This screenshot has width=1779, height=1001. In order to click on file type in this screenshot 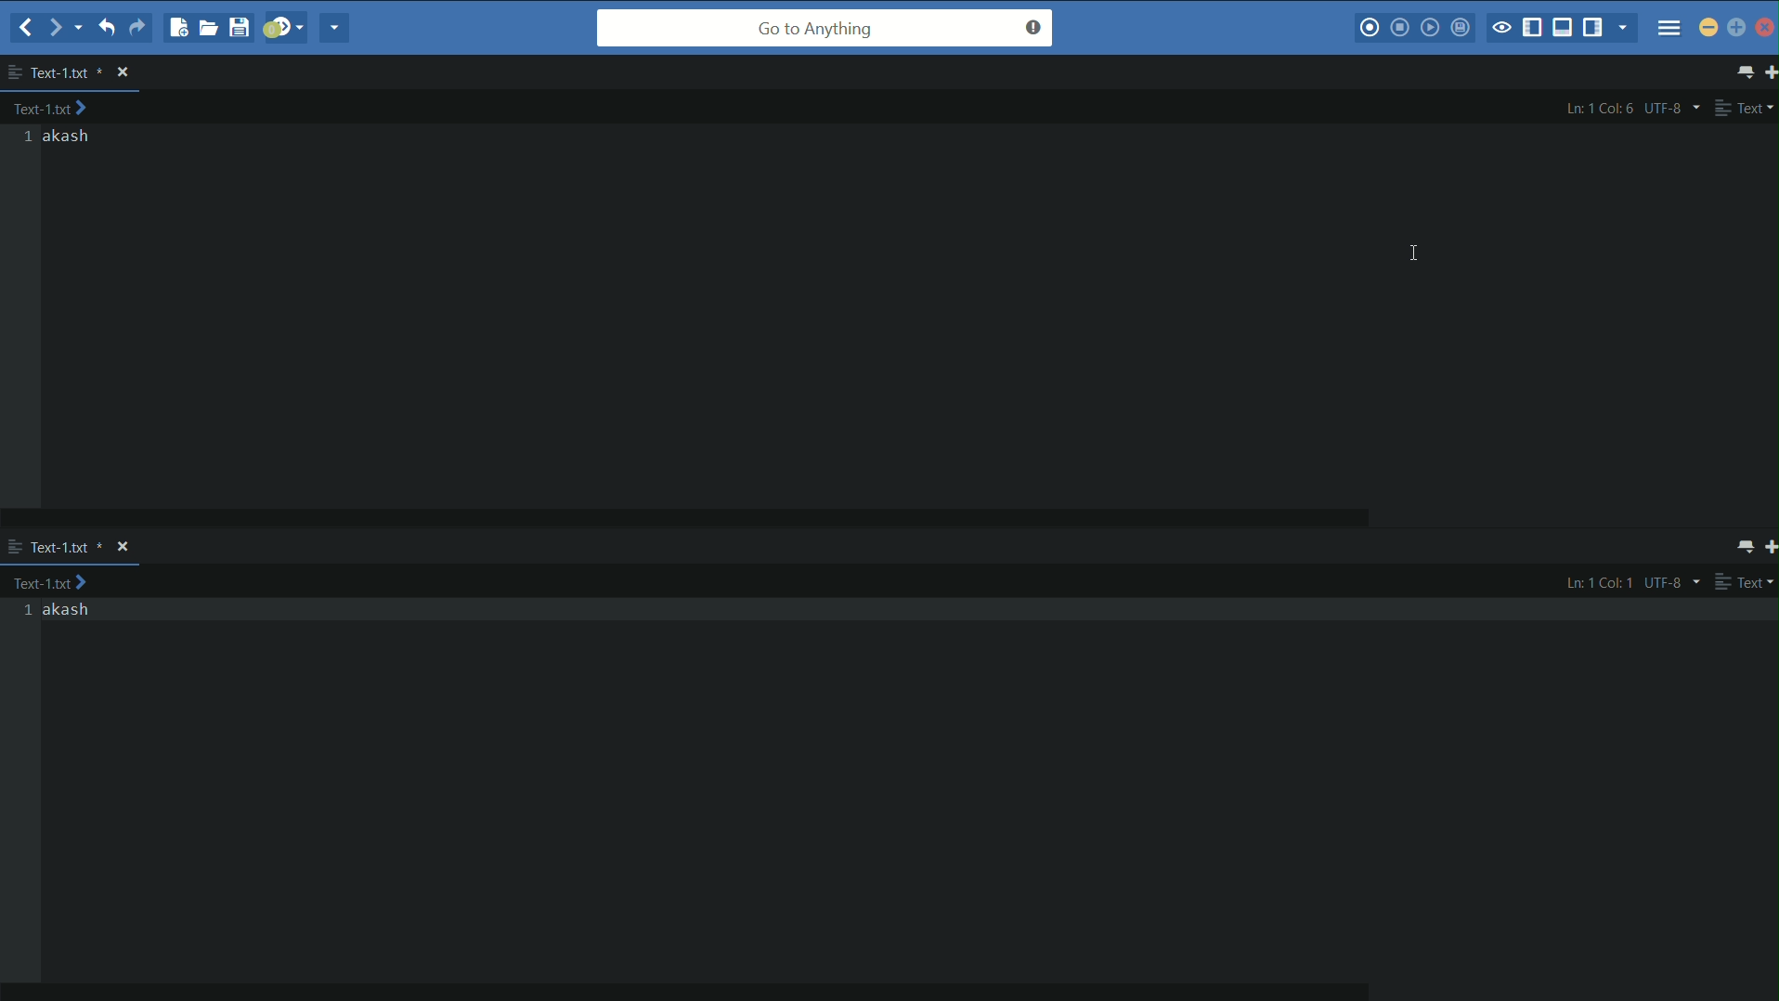, I will do `click(1744, 583)`.